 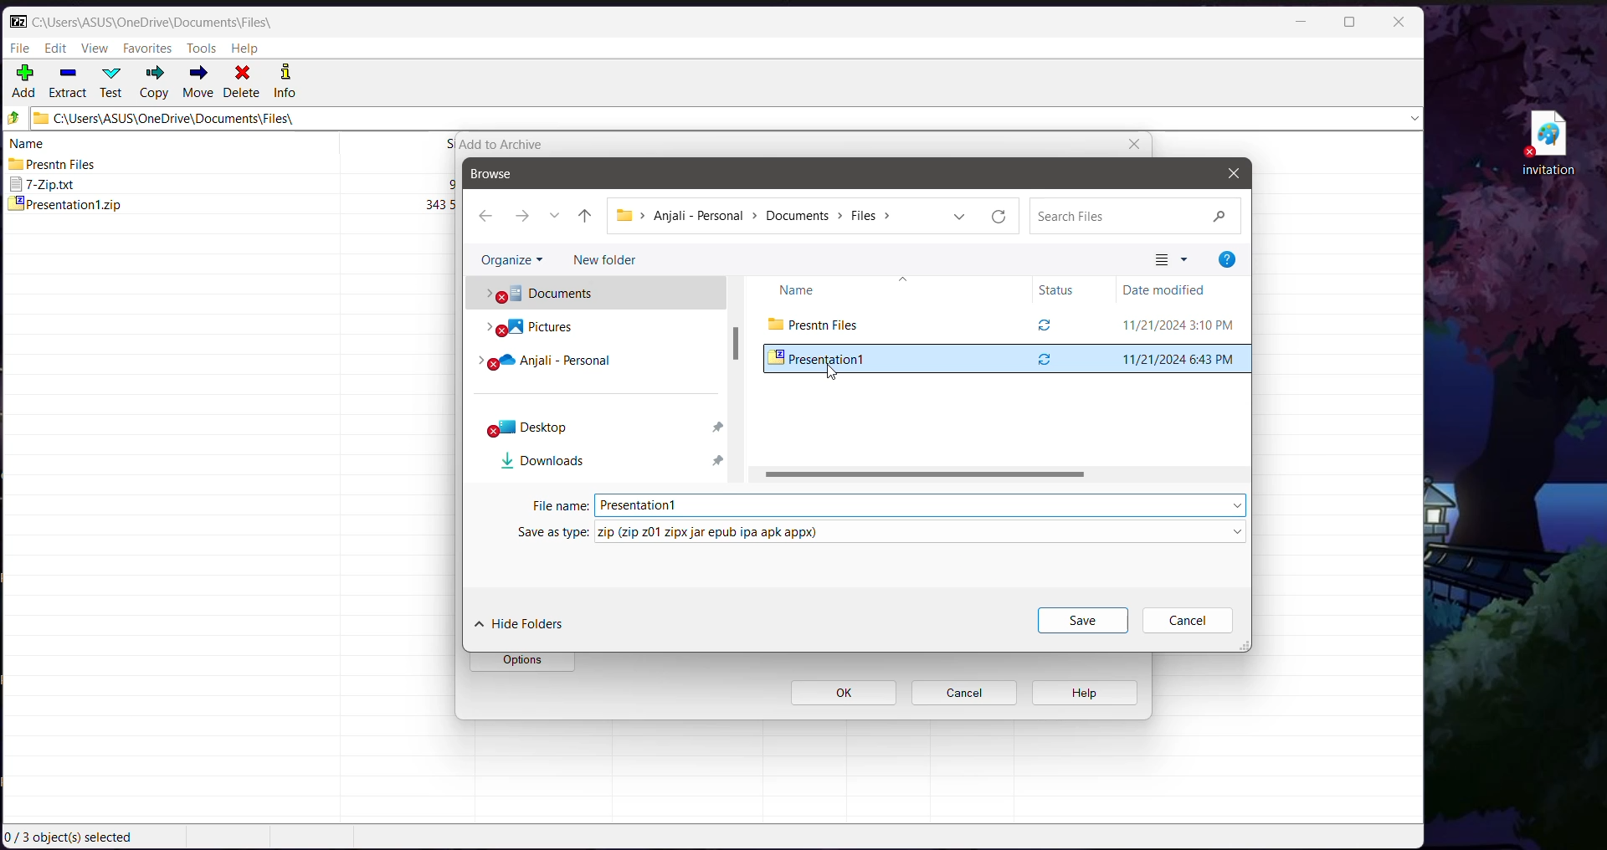 I want to click on Delete, so click(x=244, y=83).